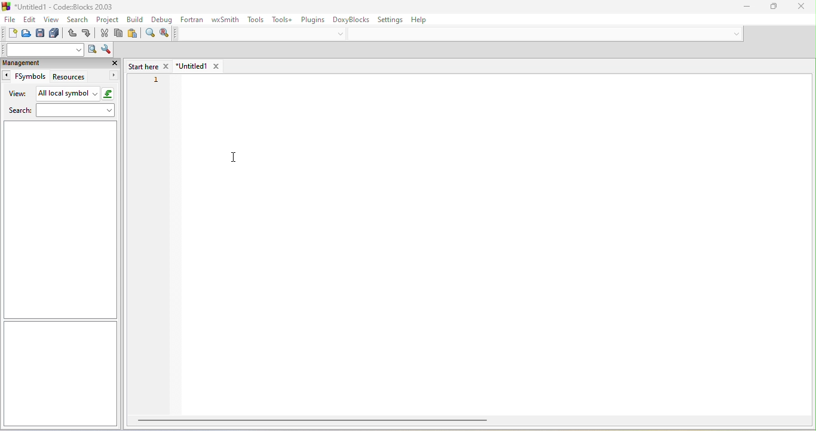 The image size is (816, 431). Describe the element at coordinates (10, 34) in the screenshot. I see `new` at that location.